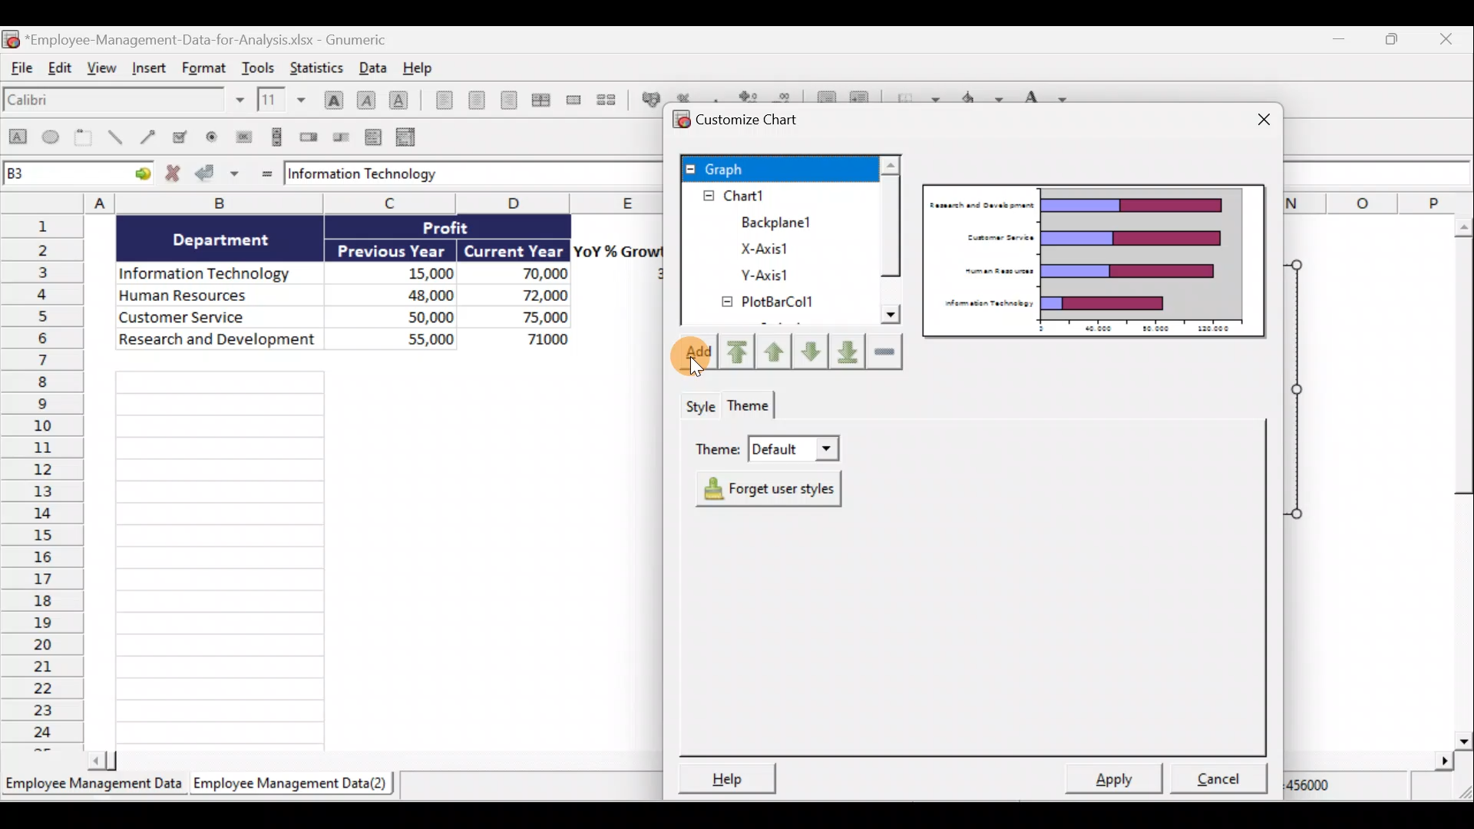 The width and height of the screenshot is (1474, 829). I want to click on Split merged range of cells, so click(606, 99).